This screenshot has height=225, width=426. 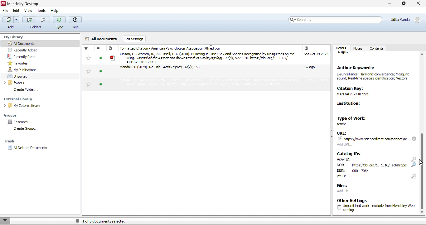 I want to click on DOI, so click(x=374, y=165).